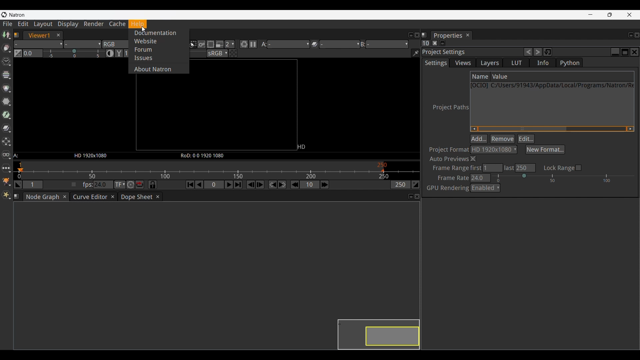 The height and width of the screenshot is (360, 640). I want to click on Close curve editor tab, so click(113, 197).